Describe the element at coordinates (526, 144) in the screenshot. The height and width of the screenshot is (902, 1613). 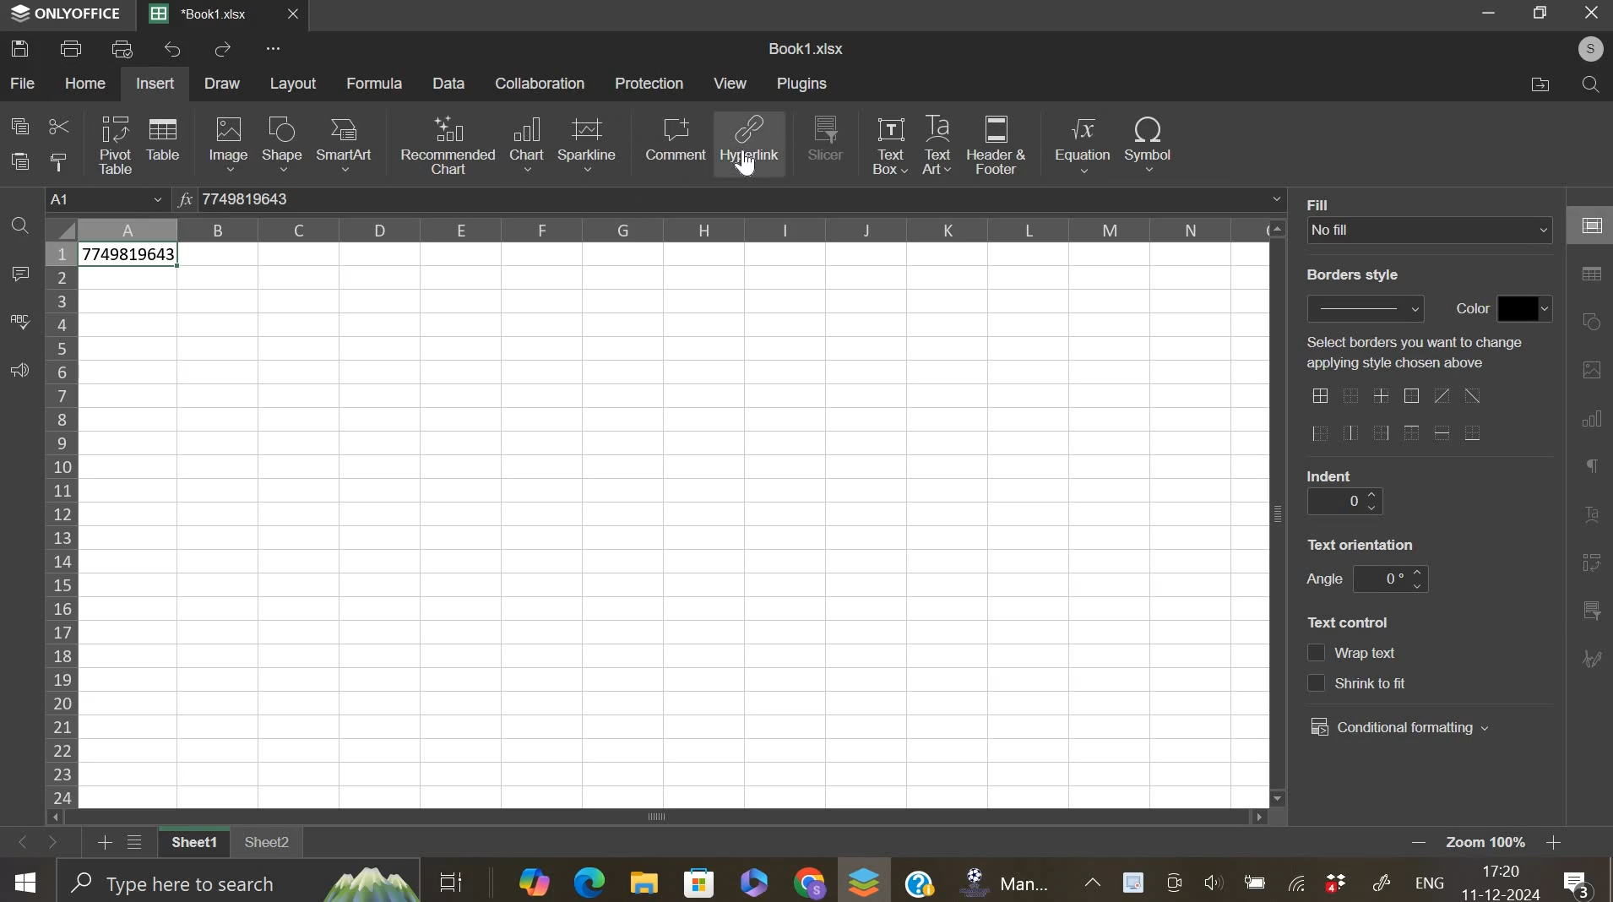
I see `chart` at that location.